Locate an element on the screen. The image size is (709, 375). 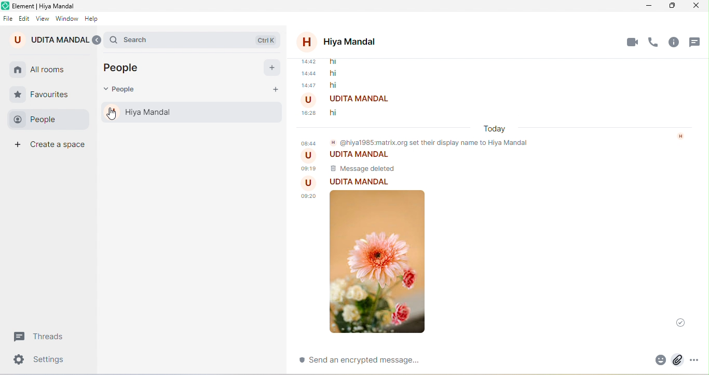
udita mandal is located at coordinates (367, 154).